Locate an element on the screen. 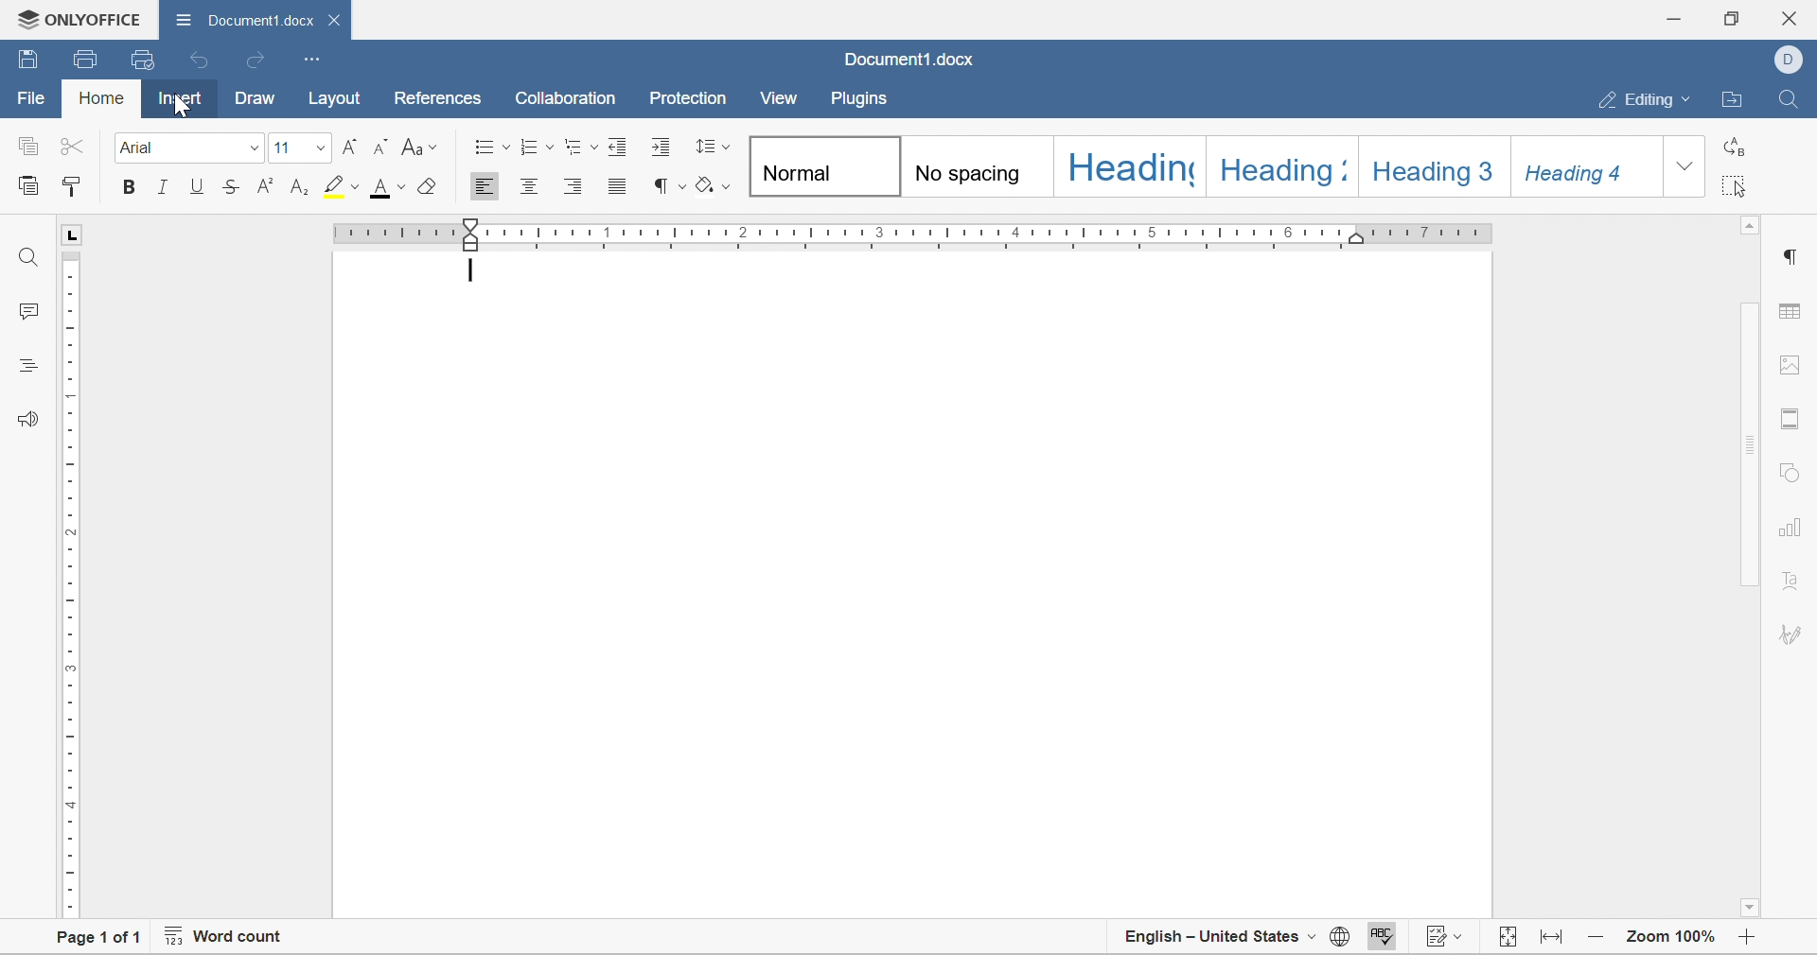  Fit to page is located at coordinates (1554, 940).